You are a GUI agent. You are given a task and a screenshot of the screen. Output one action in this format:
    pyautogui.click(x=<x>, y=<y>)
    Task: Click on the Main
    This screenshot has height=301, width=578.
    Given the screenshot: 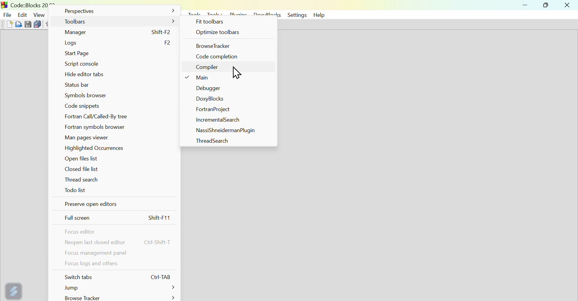 What is the action you would take?
    pyautogui.click(x=200, y=79)
    